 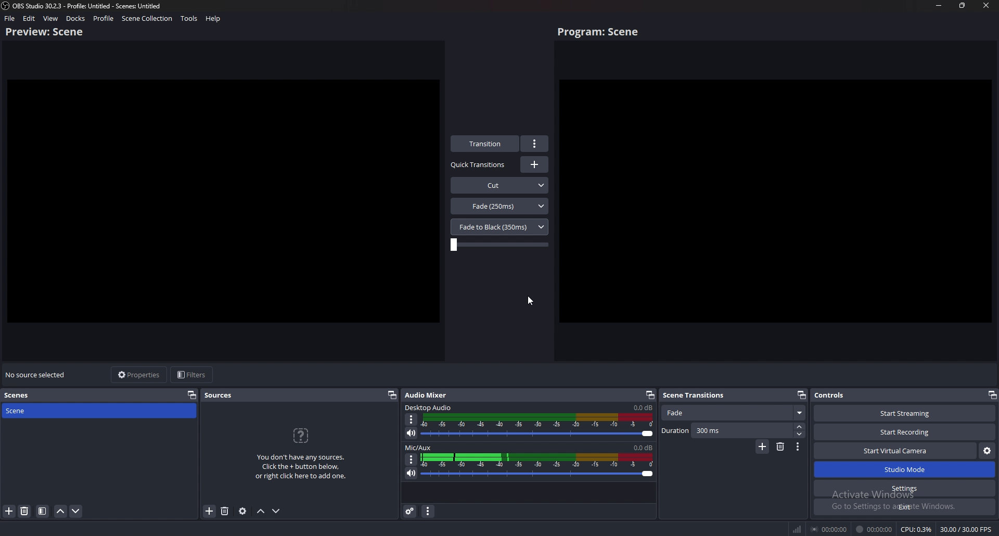 What do you see at coordinates (429, 512) in the screenshot?
I see `audio mixer menu` at bounding box center [429, 512].